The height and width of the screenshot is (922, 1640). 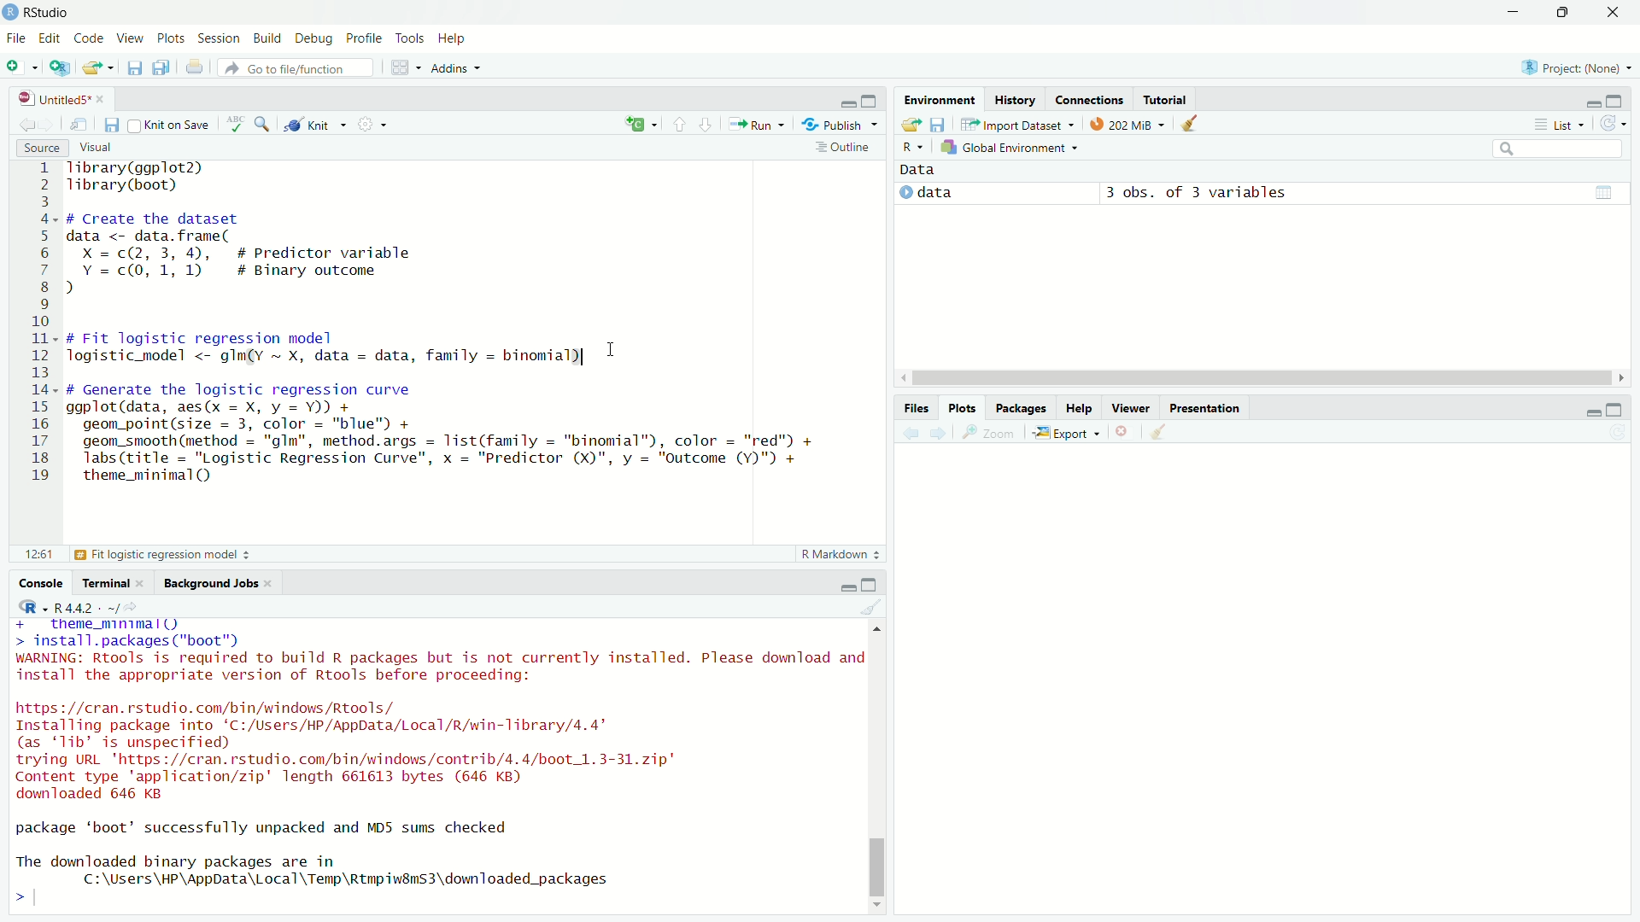 What do you see at coordinates (21, 68) in the screenshot?
I see `New file` at bounding box center [21, 68].